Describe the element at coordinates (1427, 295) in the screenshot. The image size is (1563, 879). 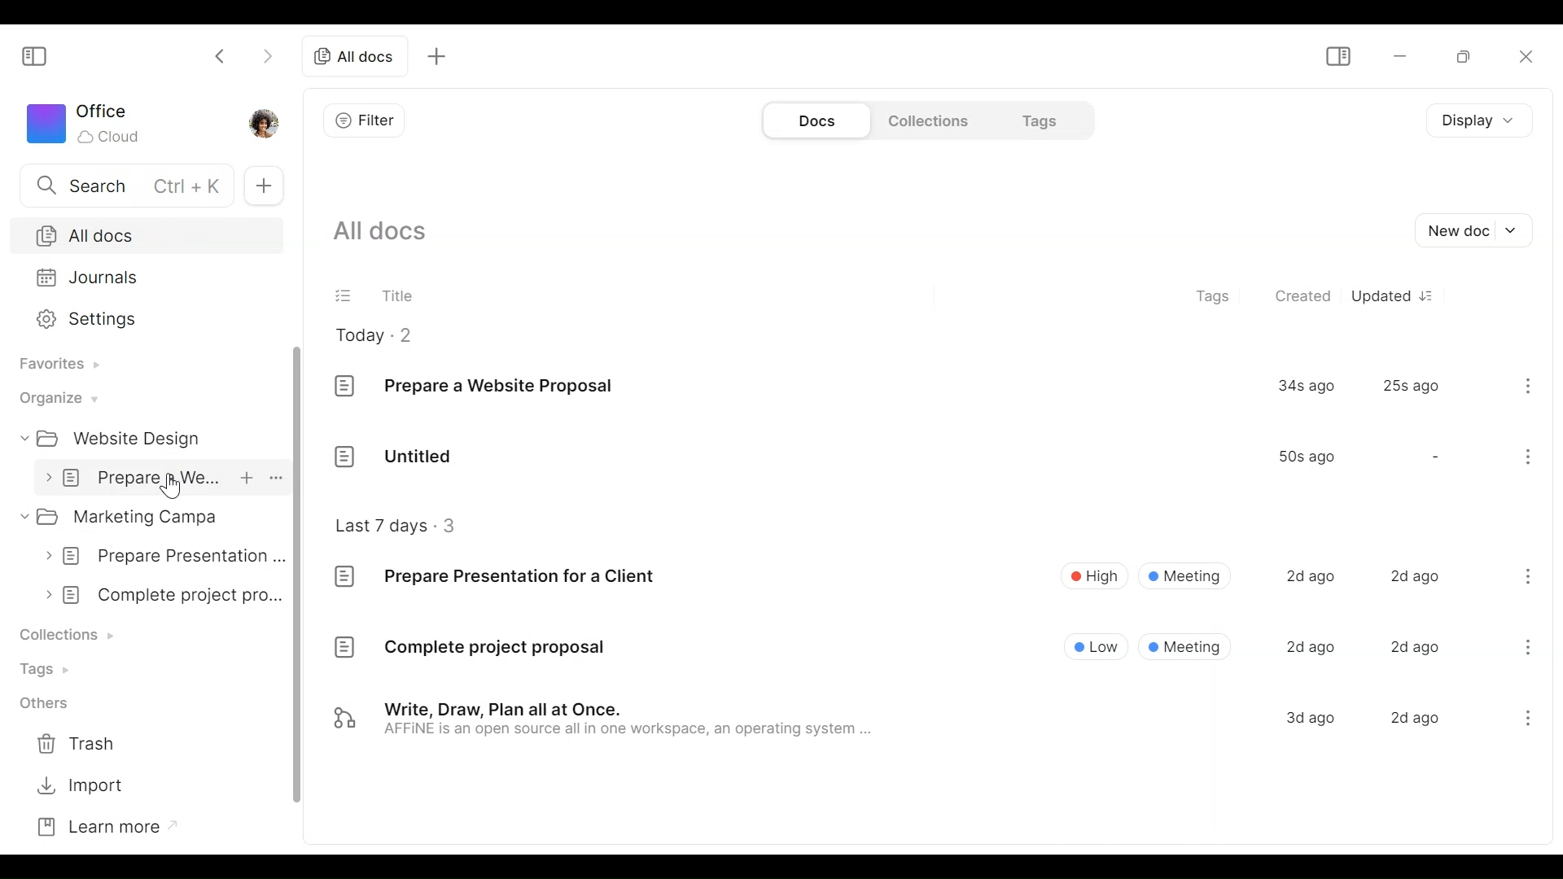
I see `Sort` at that location.